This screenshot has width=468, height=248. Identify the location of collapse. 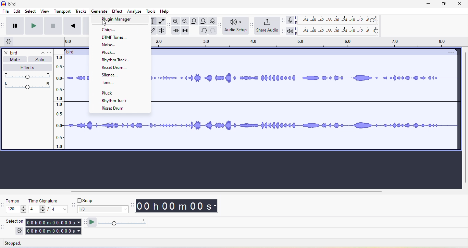
(39, 52).